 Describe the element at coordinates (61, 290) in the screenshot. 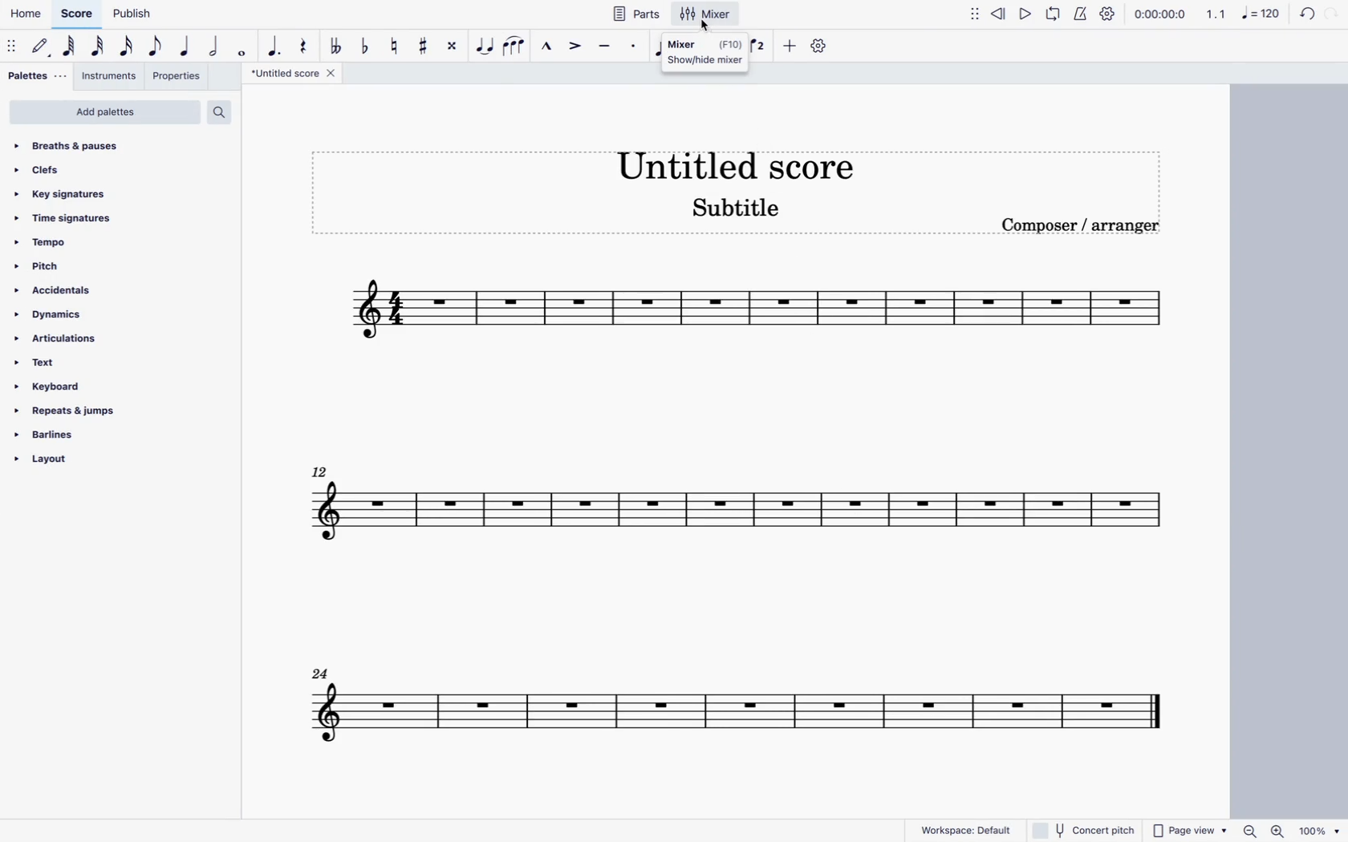

I see `accidentals` at that location.